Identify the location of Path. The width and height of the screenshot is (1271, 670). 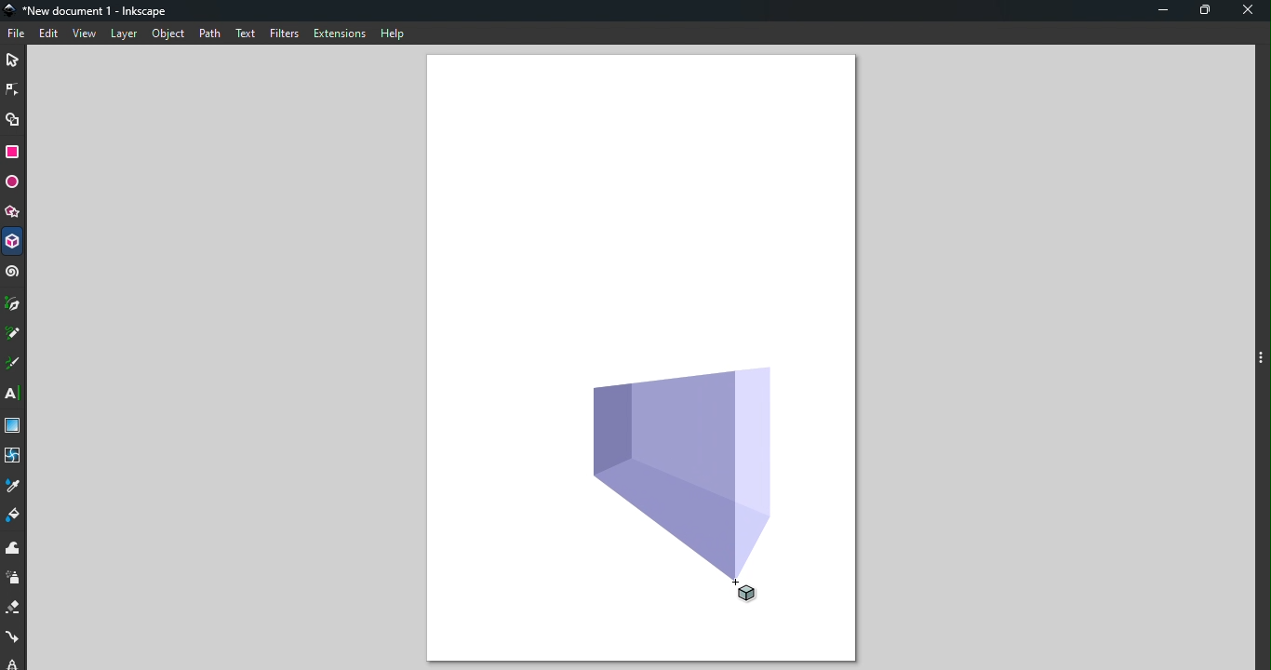
(210, 33).